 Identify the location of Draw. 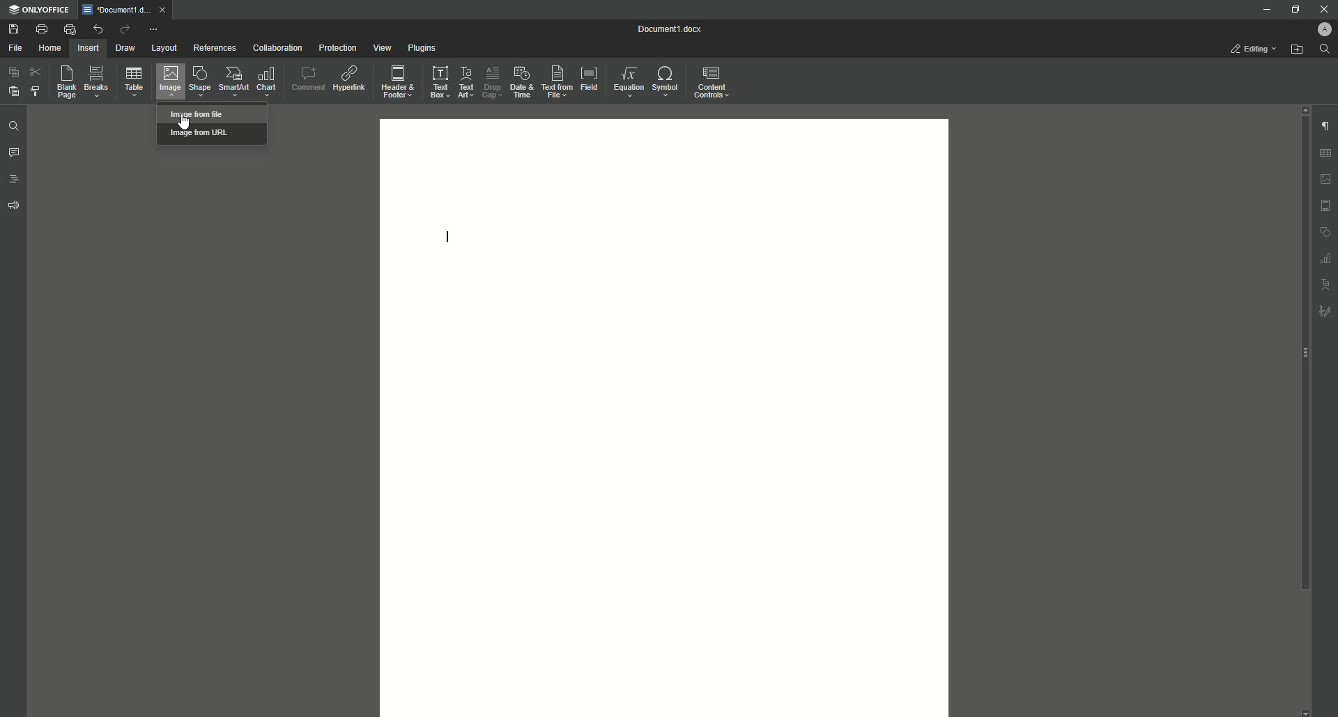
(127, 49).